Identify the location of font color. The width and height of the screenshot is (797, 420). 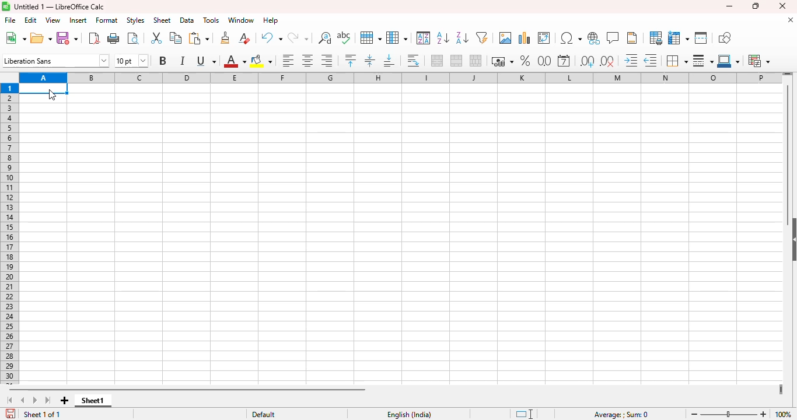
(235, 61).